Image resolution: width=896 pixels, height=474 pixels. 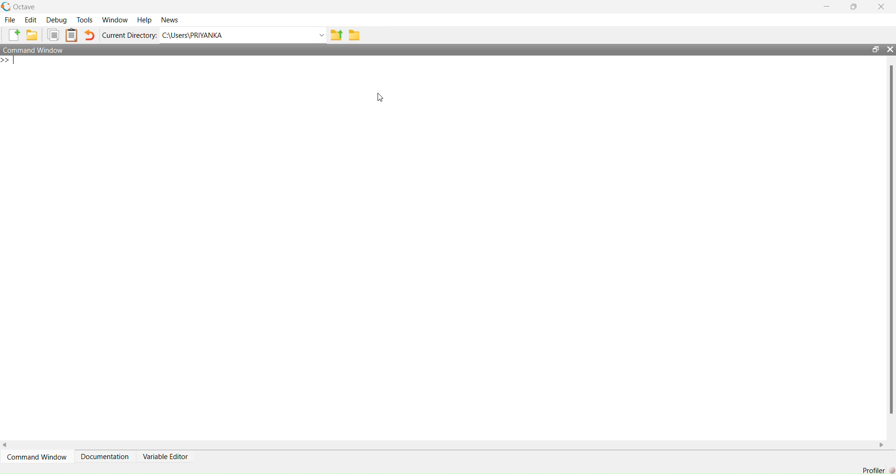 I want to click on scrollbar, so click(x=890, y=243).